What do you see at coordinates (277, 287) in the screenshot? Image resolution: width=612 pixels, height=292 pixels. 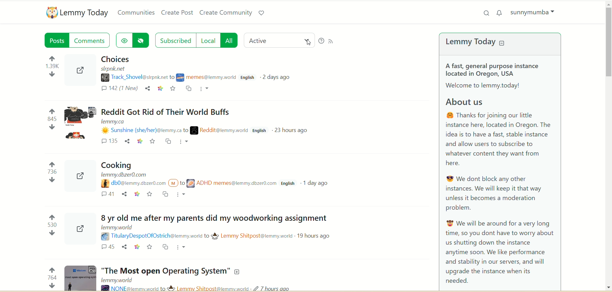 I see `7 hours ago` at bounding box center [277, 287].